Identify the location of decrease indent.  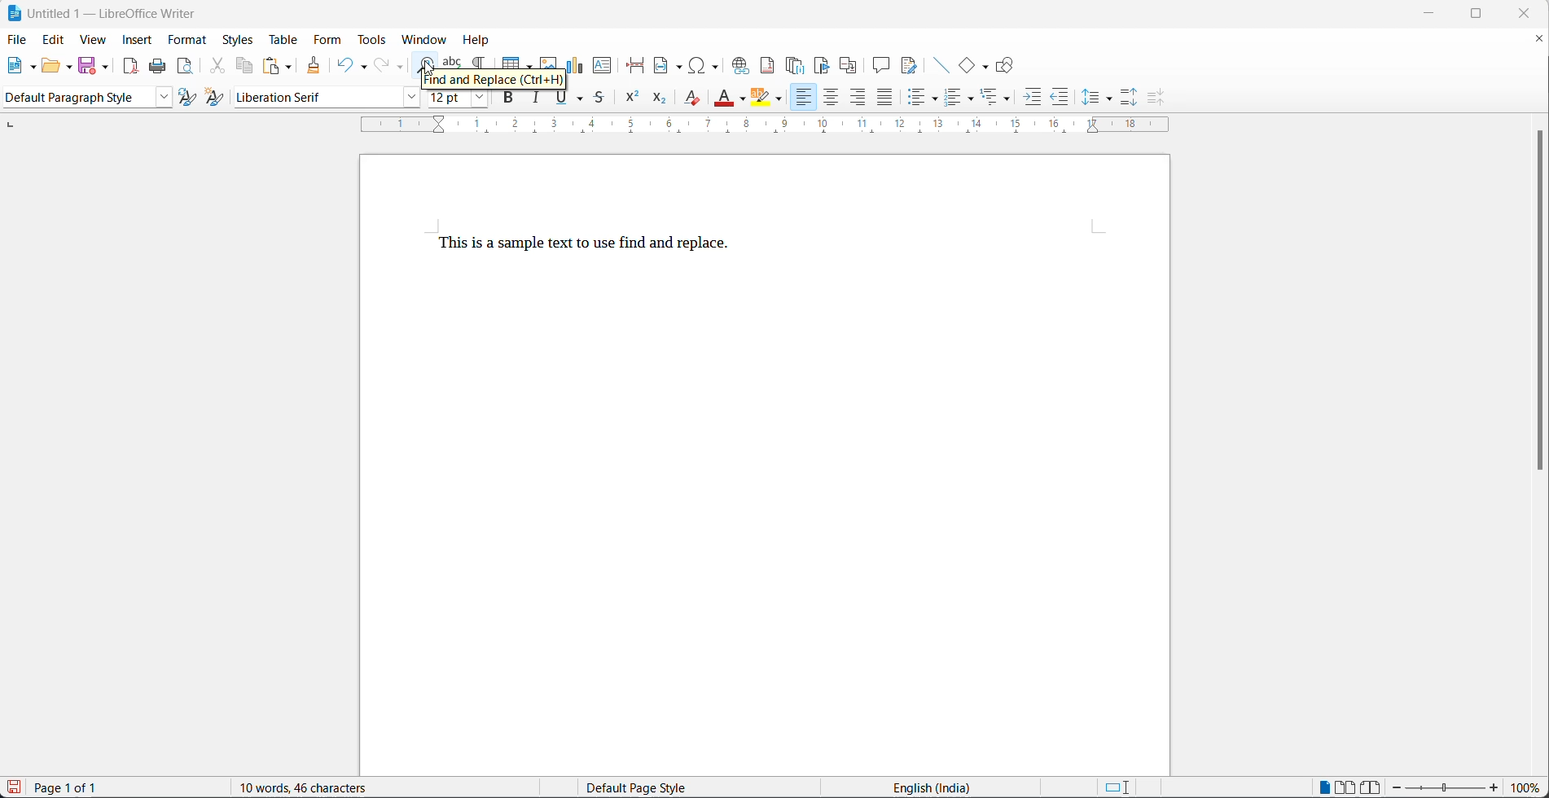
(1060, 99).